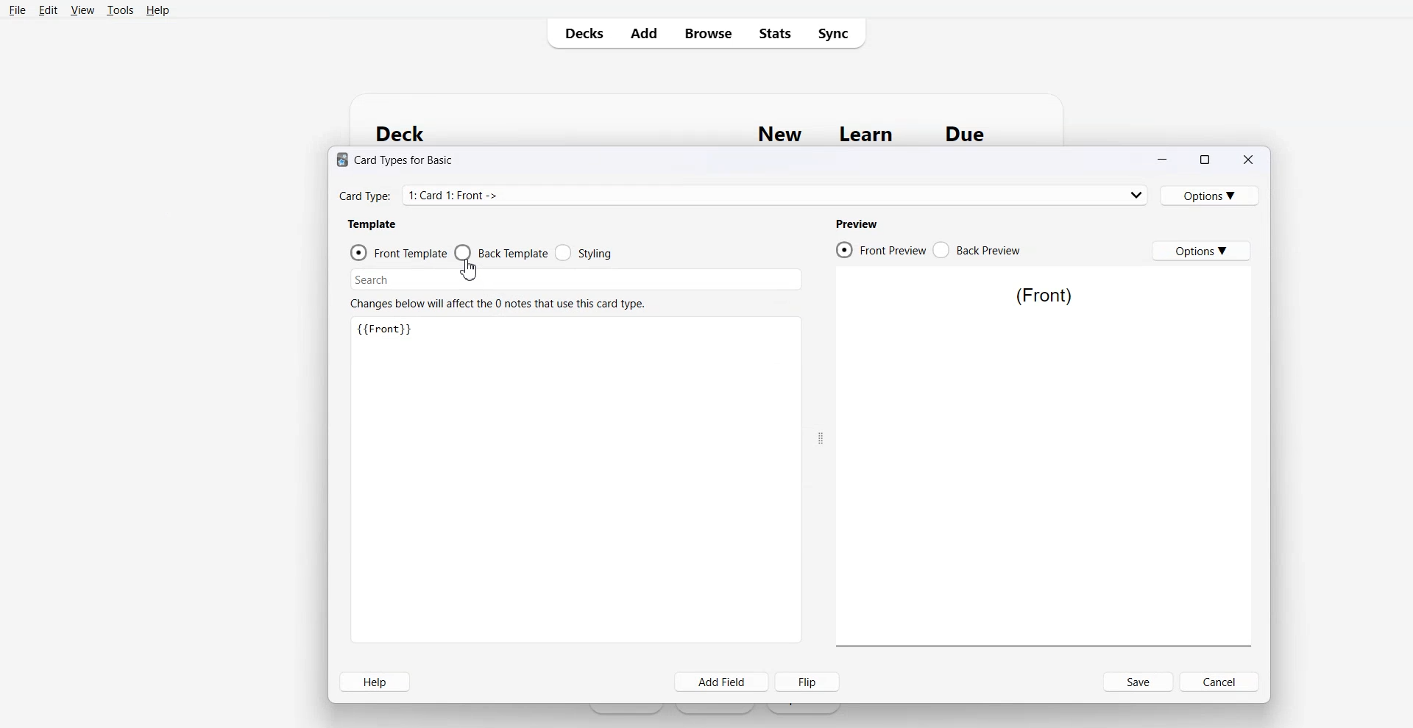 Image resolution: width=1413 pixels, height=728 pixels. Describe the element at coordinates (82, 10) in the screenshot. I see `View` at that location.